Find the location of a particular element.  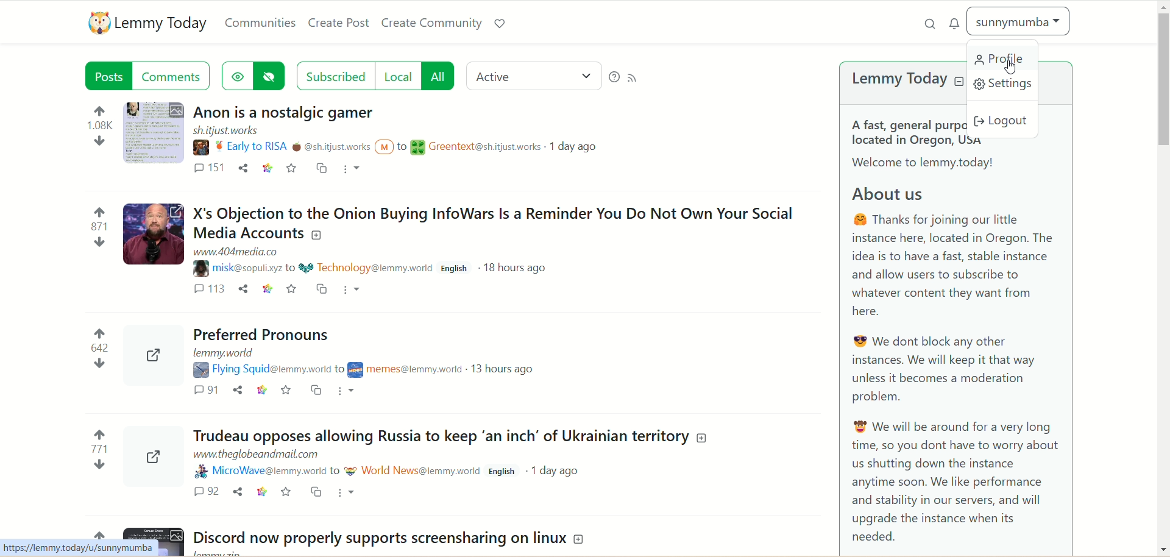

profile is located at coordinates (1004, 63).